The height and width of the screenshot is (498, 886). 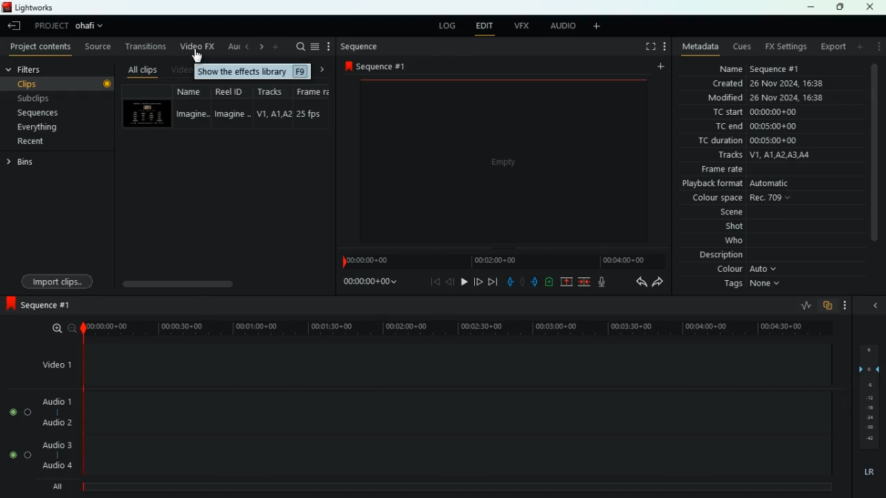 I want to click on description, so click(x=720, y=257).